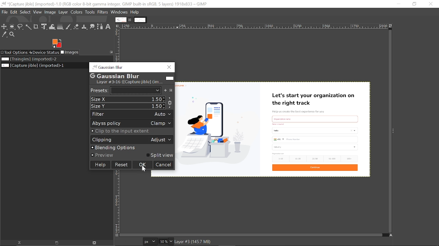 This screenshot has width=439, height=246. What do you see at coordinates (44, 27) in the screenshot?
I see `Unified transform tool` at bounding box center [44, 27].